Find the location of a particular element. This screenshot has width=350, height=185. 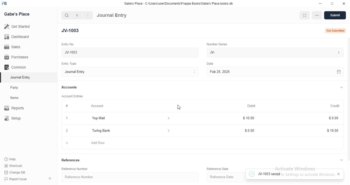

Journal Entry is located at coordinates (112, 16).